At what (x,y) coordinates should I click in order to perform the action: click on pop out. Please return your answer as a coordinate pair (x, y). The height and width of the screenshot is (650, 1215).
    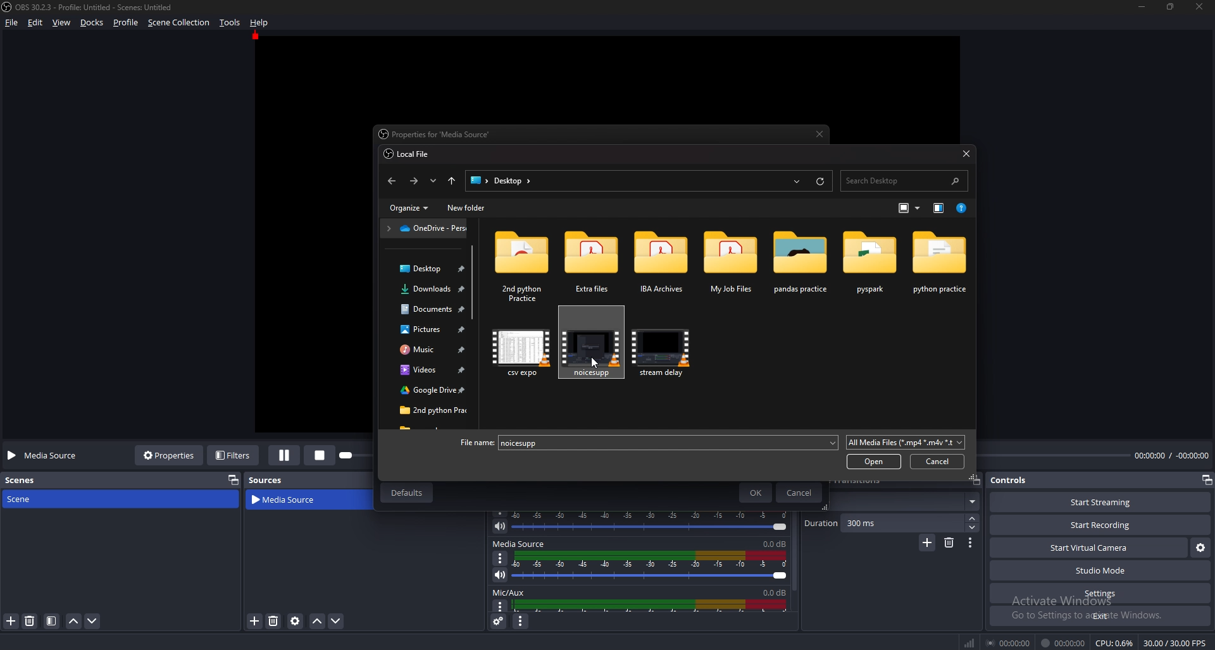
    Looking at the image, I should click on (1206, 481).